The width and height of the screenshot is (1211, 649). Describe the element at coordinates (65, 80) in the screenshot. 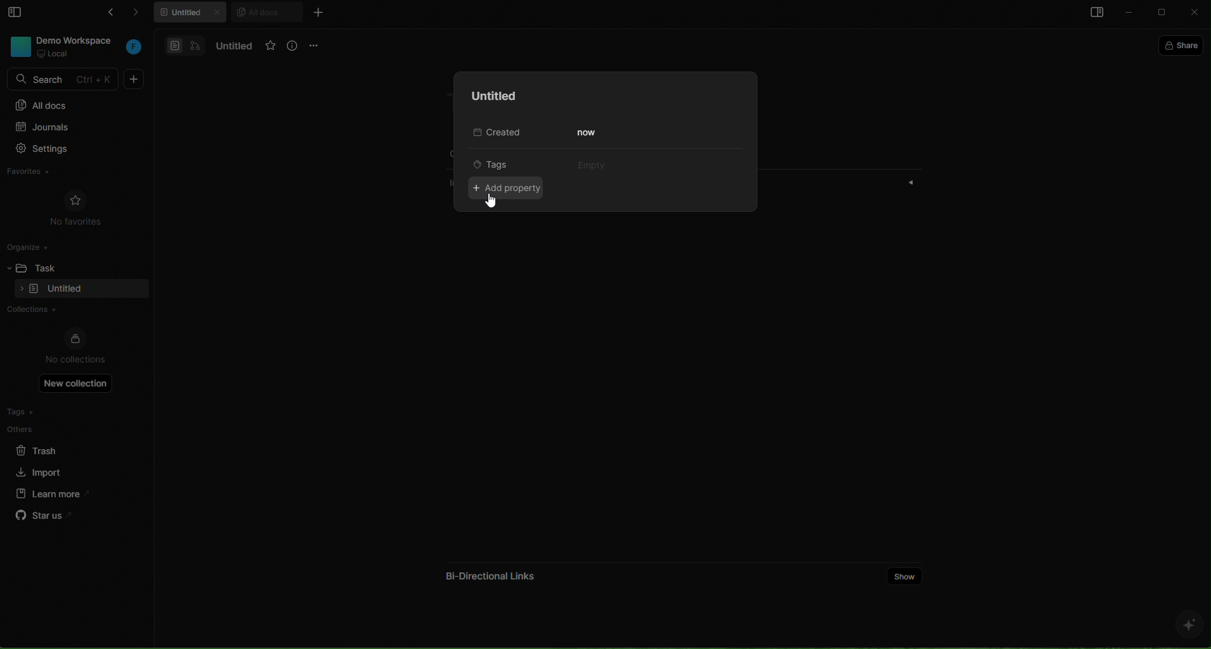

I see `SEARCH` at that location.